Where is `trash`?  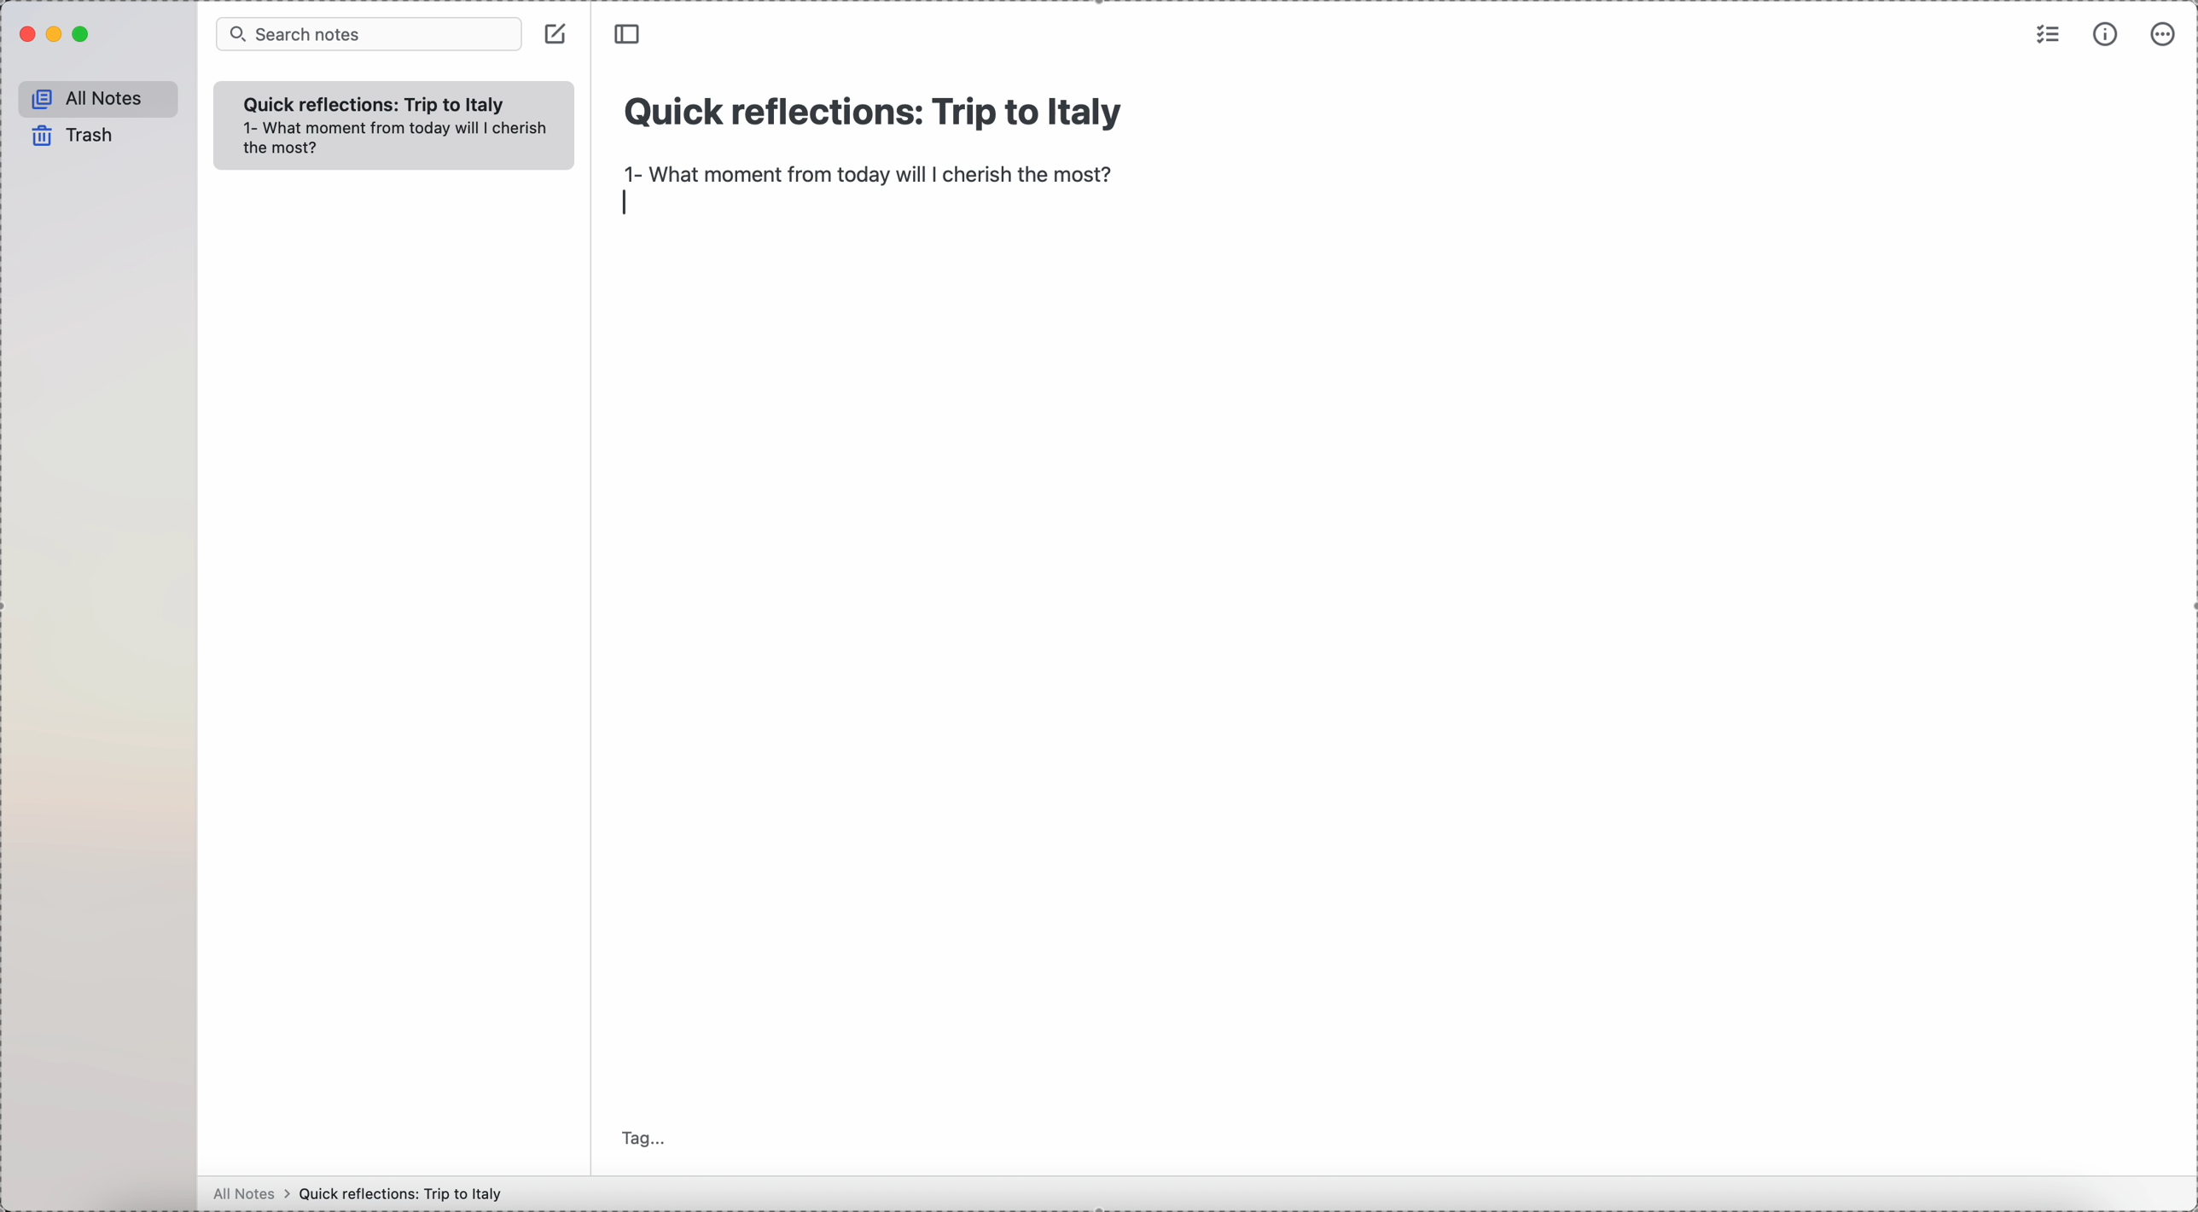
trash is located at coordinates (70, 136).